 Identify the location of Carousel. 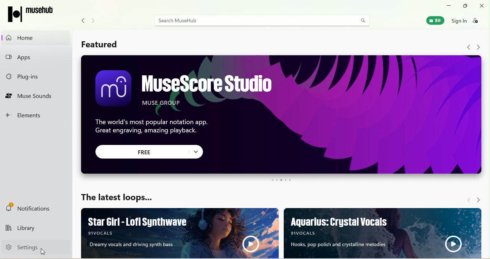
(282, 180).